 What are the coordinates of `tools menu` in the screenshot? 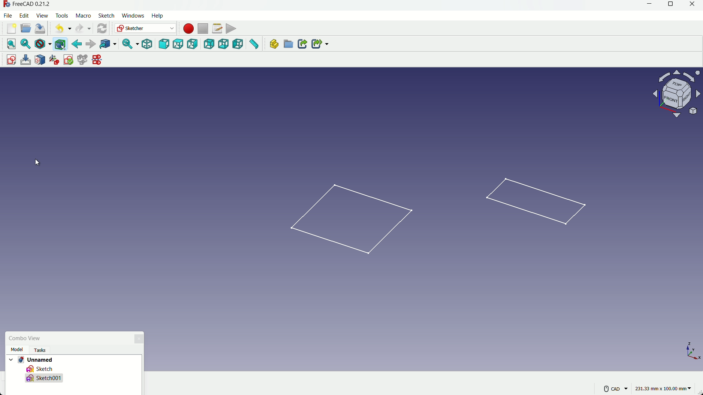 It's located at (62, 16).